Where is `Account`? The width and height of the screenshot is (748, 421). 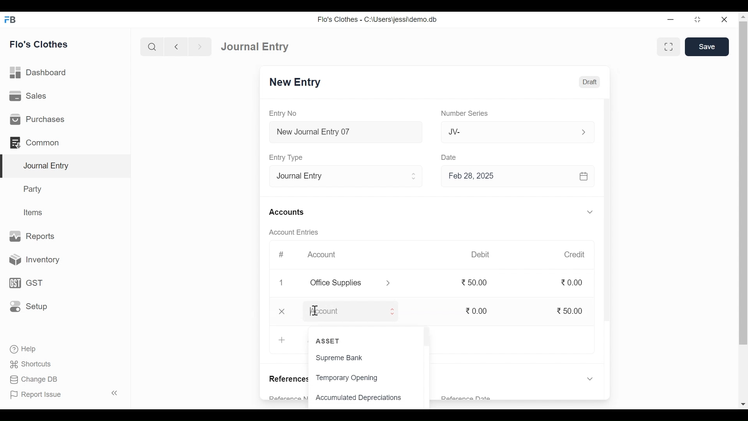
Account is located at coordinates (342, 311).